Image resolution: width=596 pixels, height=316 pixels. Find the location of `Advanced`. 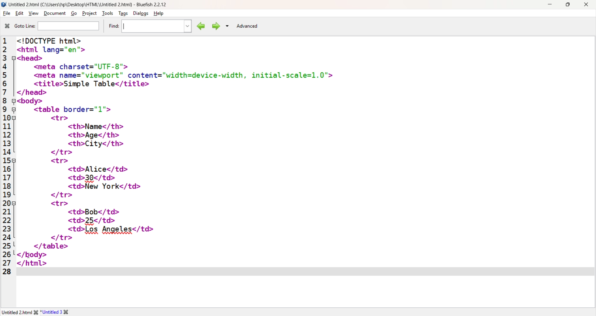

Advanced is located at coordinates (247, 26).